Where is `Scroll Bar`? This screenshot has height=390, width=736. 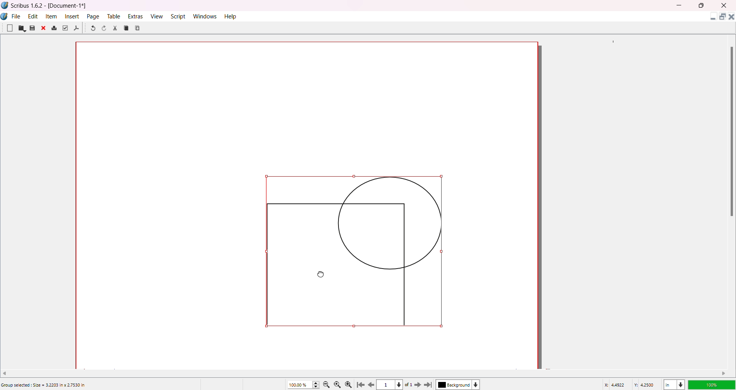
Scroll Bar is located at coordinates (730, 131).